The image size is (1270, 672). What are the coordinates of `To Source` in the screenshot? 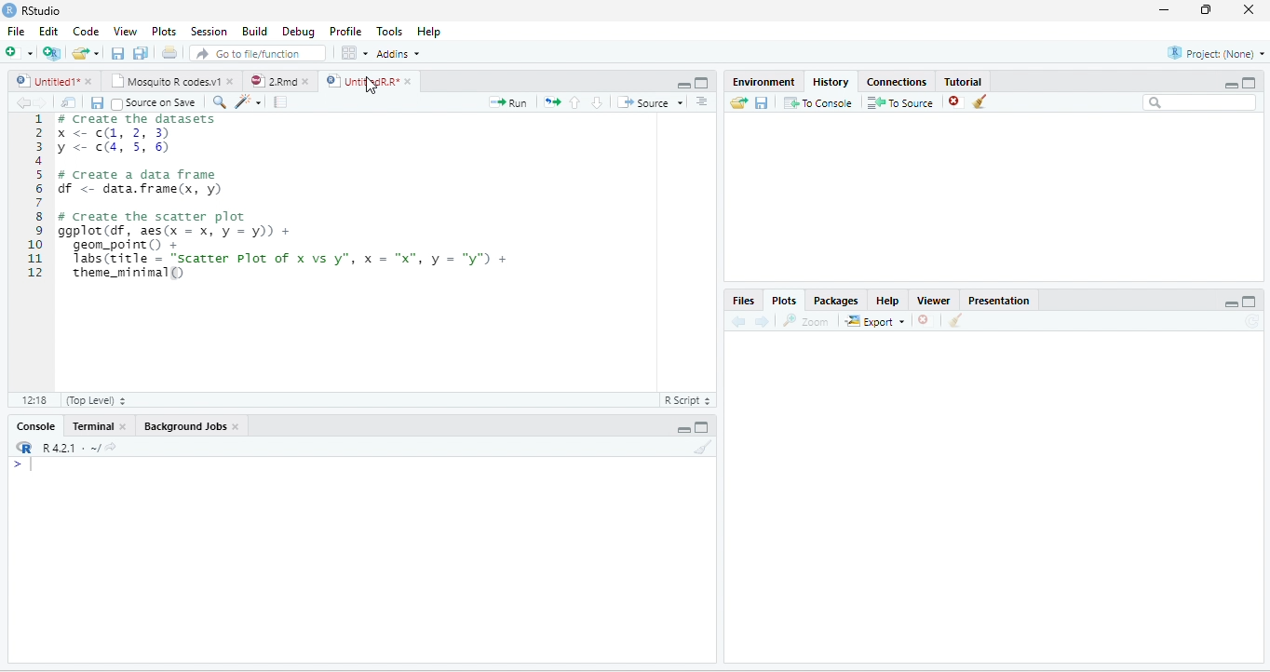 It's located at (901, 103).